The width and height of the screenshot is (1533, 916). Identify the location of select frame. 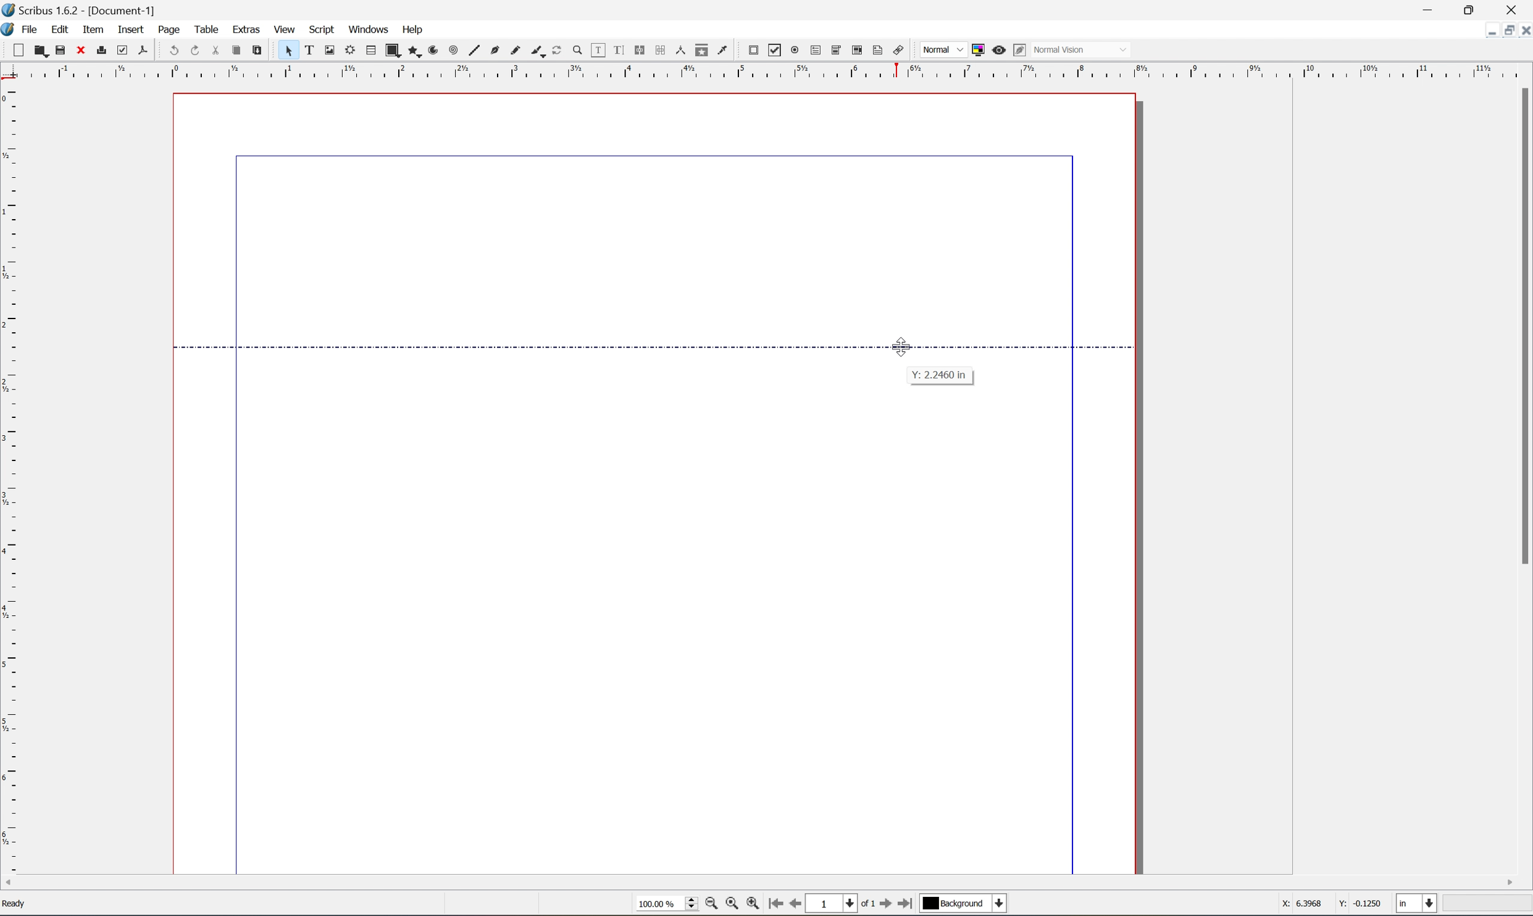
(290, 52).